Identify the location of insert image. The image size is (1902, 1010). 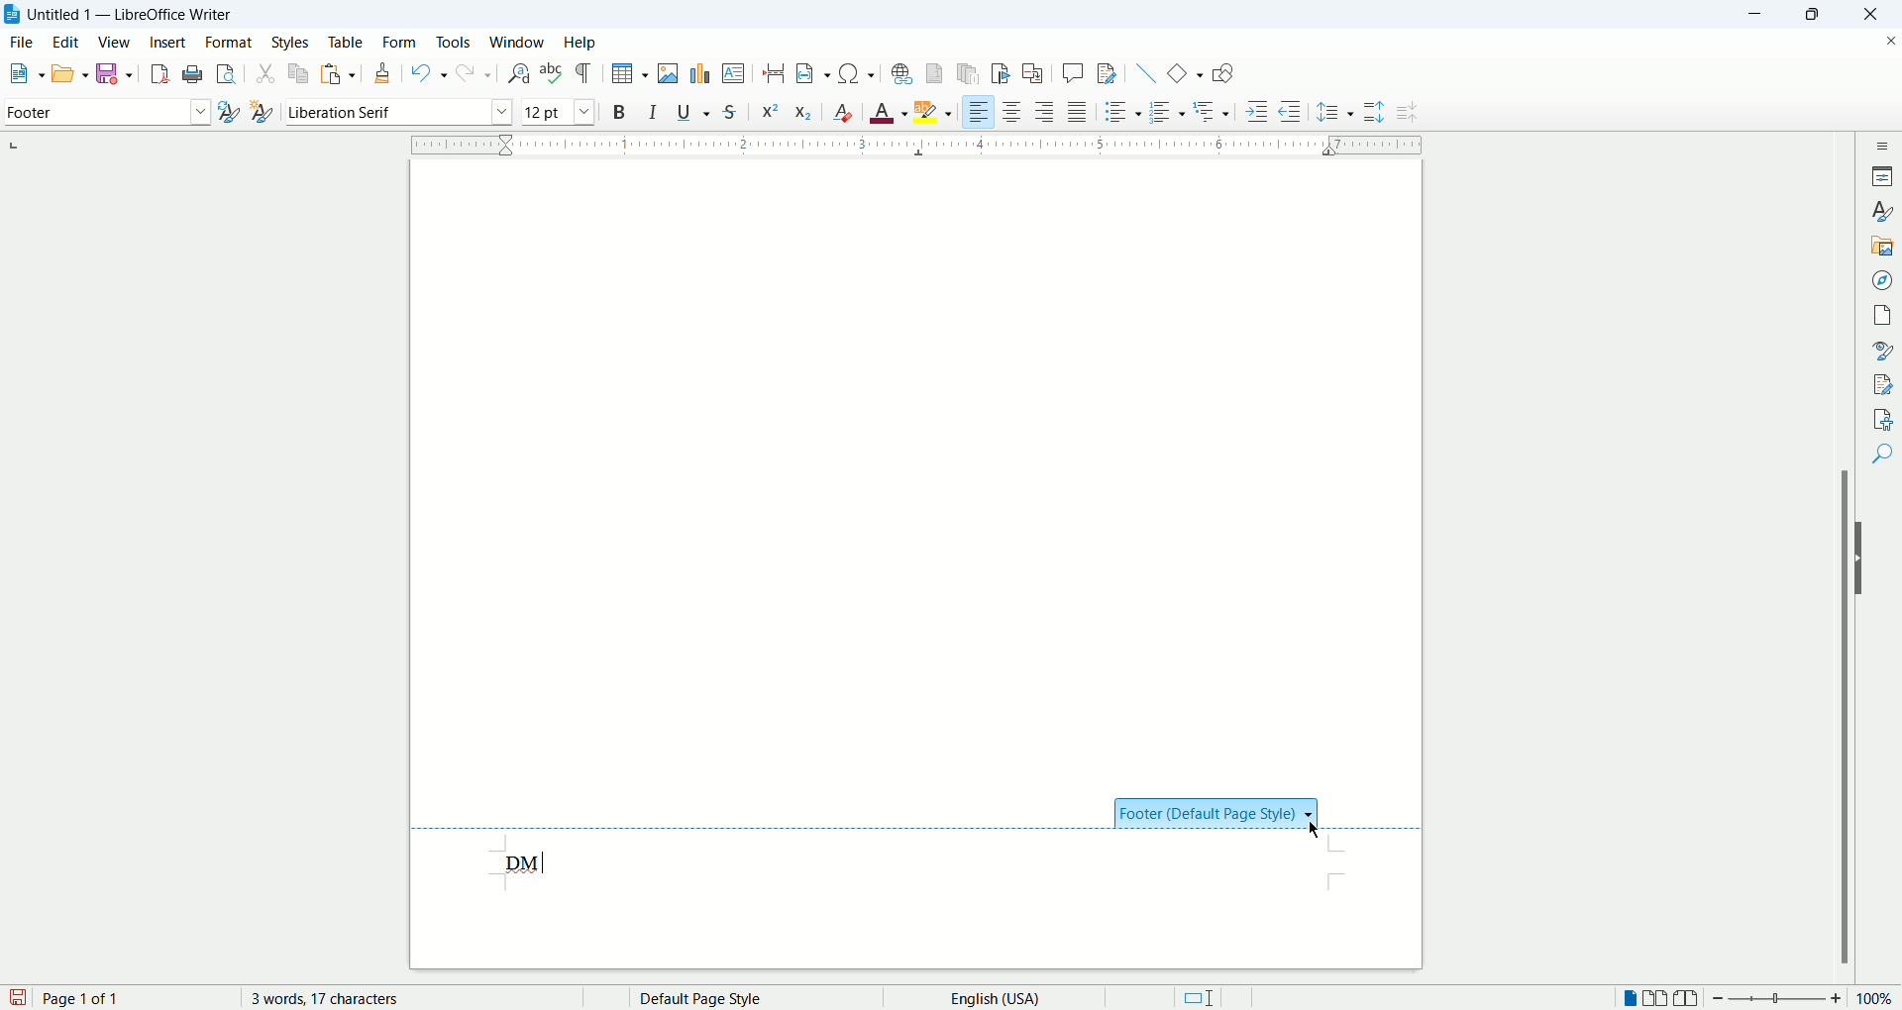
(672, 73).